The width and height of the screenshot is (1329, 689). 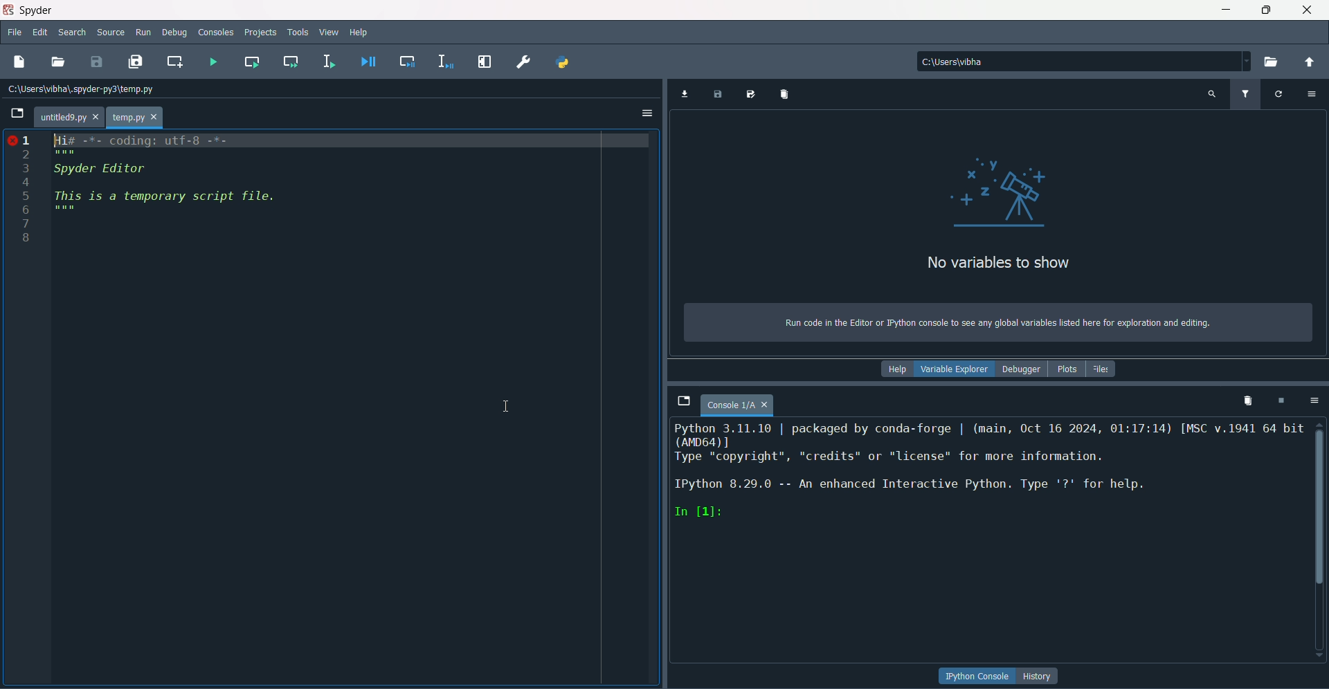 I want to click on minimize, so click(x=1224, y=9).